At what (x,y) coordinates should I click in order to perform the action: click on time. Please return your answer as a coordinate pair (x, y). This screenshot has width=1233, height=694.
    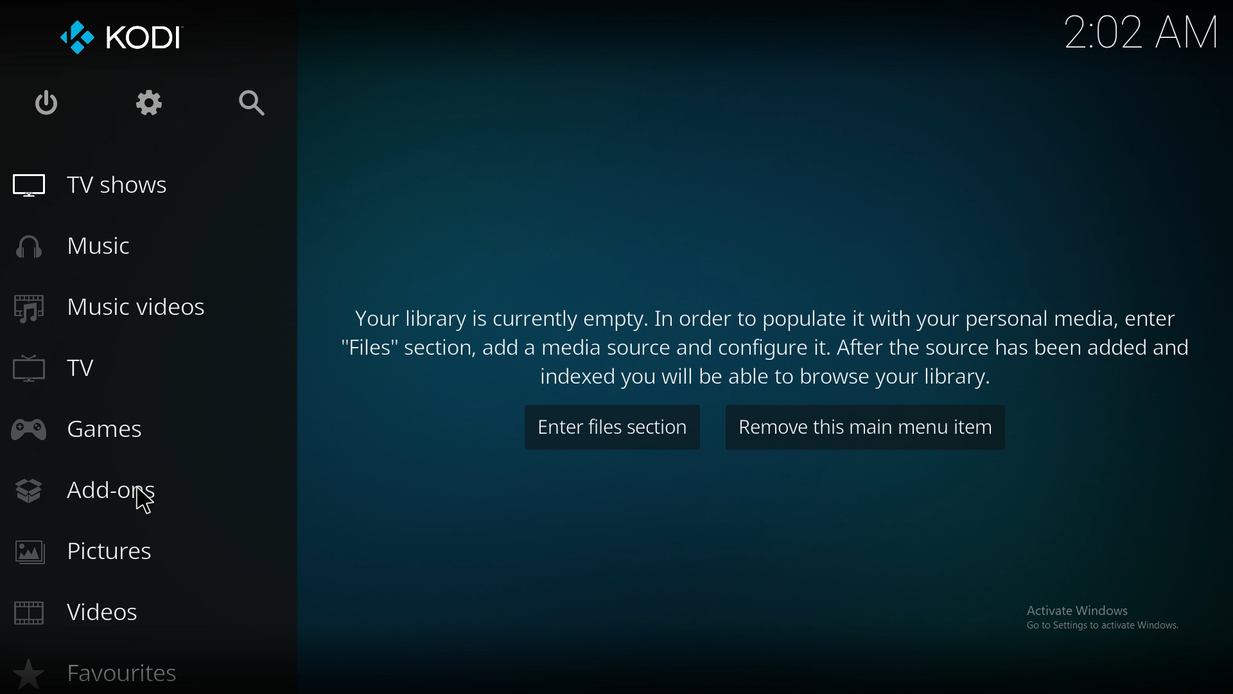
    Looking at the image, I should click on (1162, 31).